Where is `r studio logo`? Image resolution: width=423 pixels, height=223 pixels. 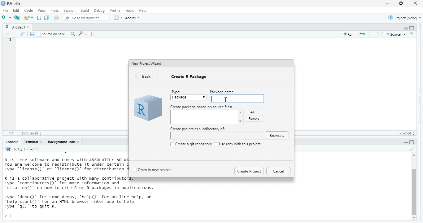
r studio logo is located at coordinates (3, 3).